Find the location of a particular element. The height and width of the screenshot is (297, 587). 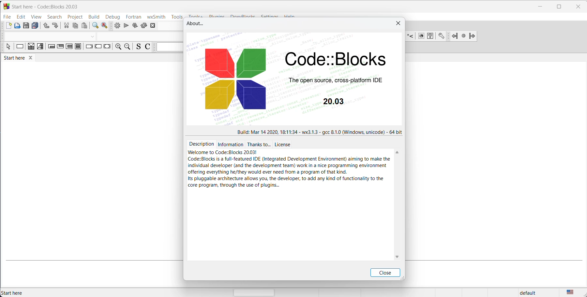

go back is located at coordinates (453, 36).